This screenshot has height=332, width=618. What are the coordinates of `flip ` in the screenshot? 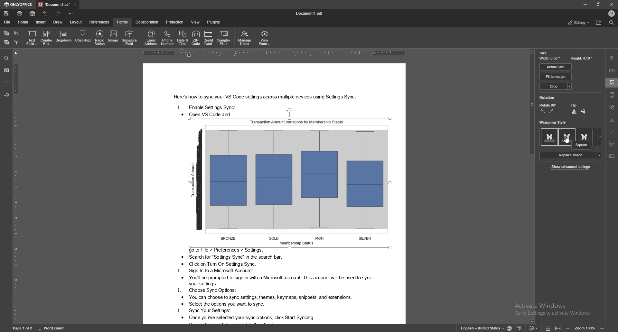 It's located at (573, 111).